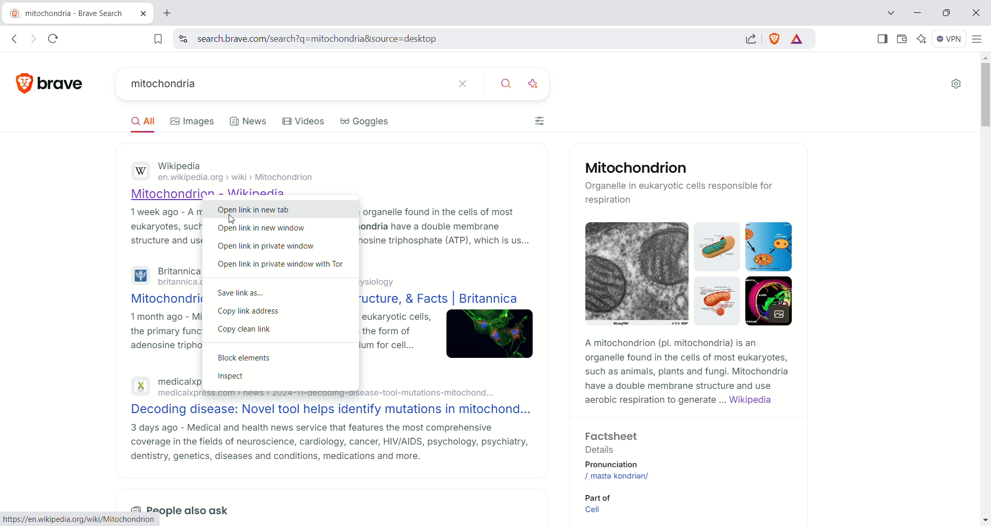 Image resolution: width=991 pixels, height=526 pixels. What do you see at coordinates (241, 293) in the screenshot?
I see `save lins as` at bounding box center [241, 293].